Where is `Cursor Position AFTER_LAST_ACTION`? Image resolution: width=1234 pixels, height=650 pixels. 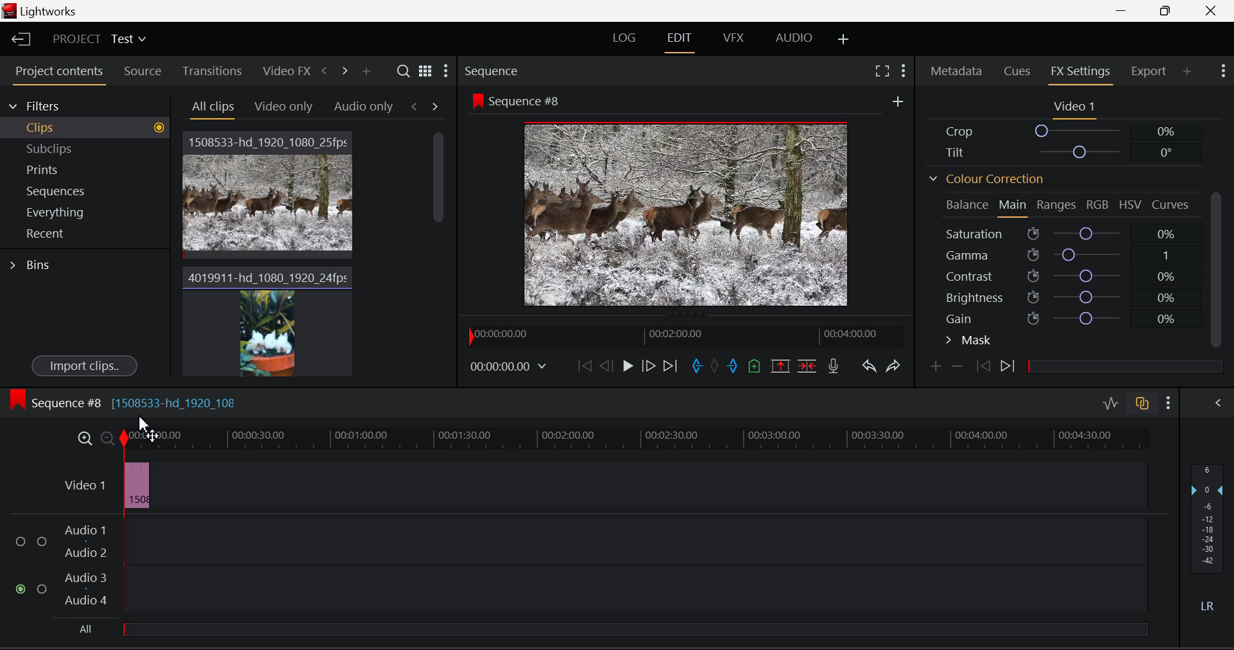
Cursor Position AFTER_LAST_ACTION is located at coordinates (143, 426).